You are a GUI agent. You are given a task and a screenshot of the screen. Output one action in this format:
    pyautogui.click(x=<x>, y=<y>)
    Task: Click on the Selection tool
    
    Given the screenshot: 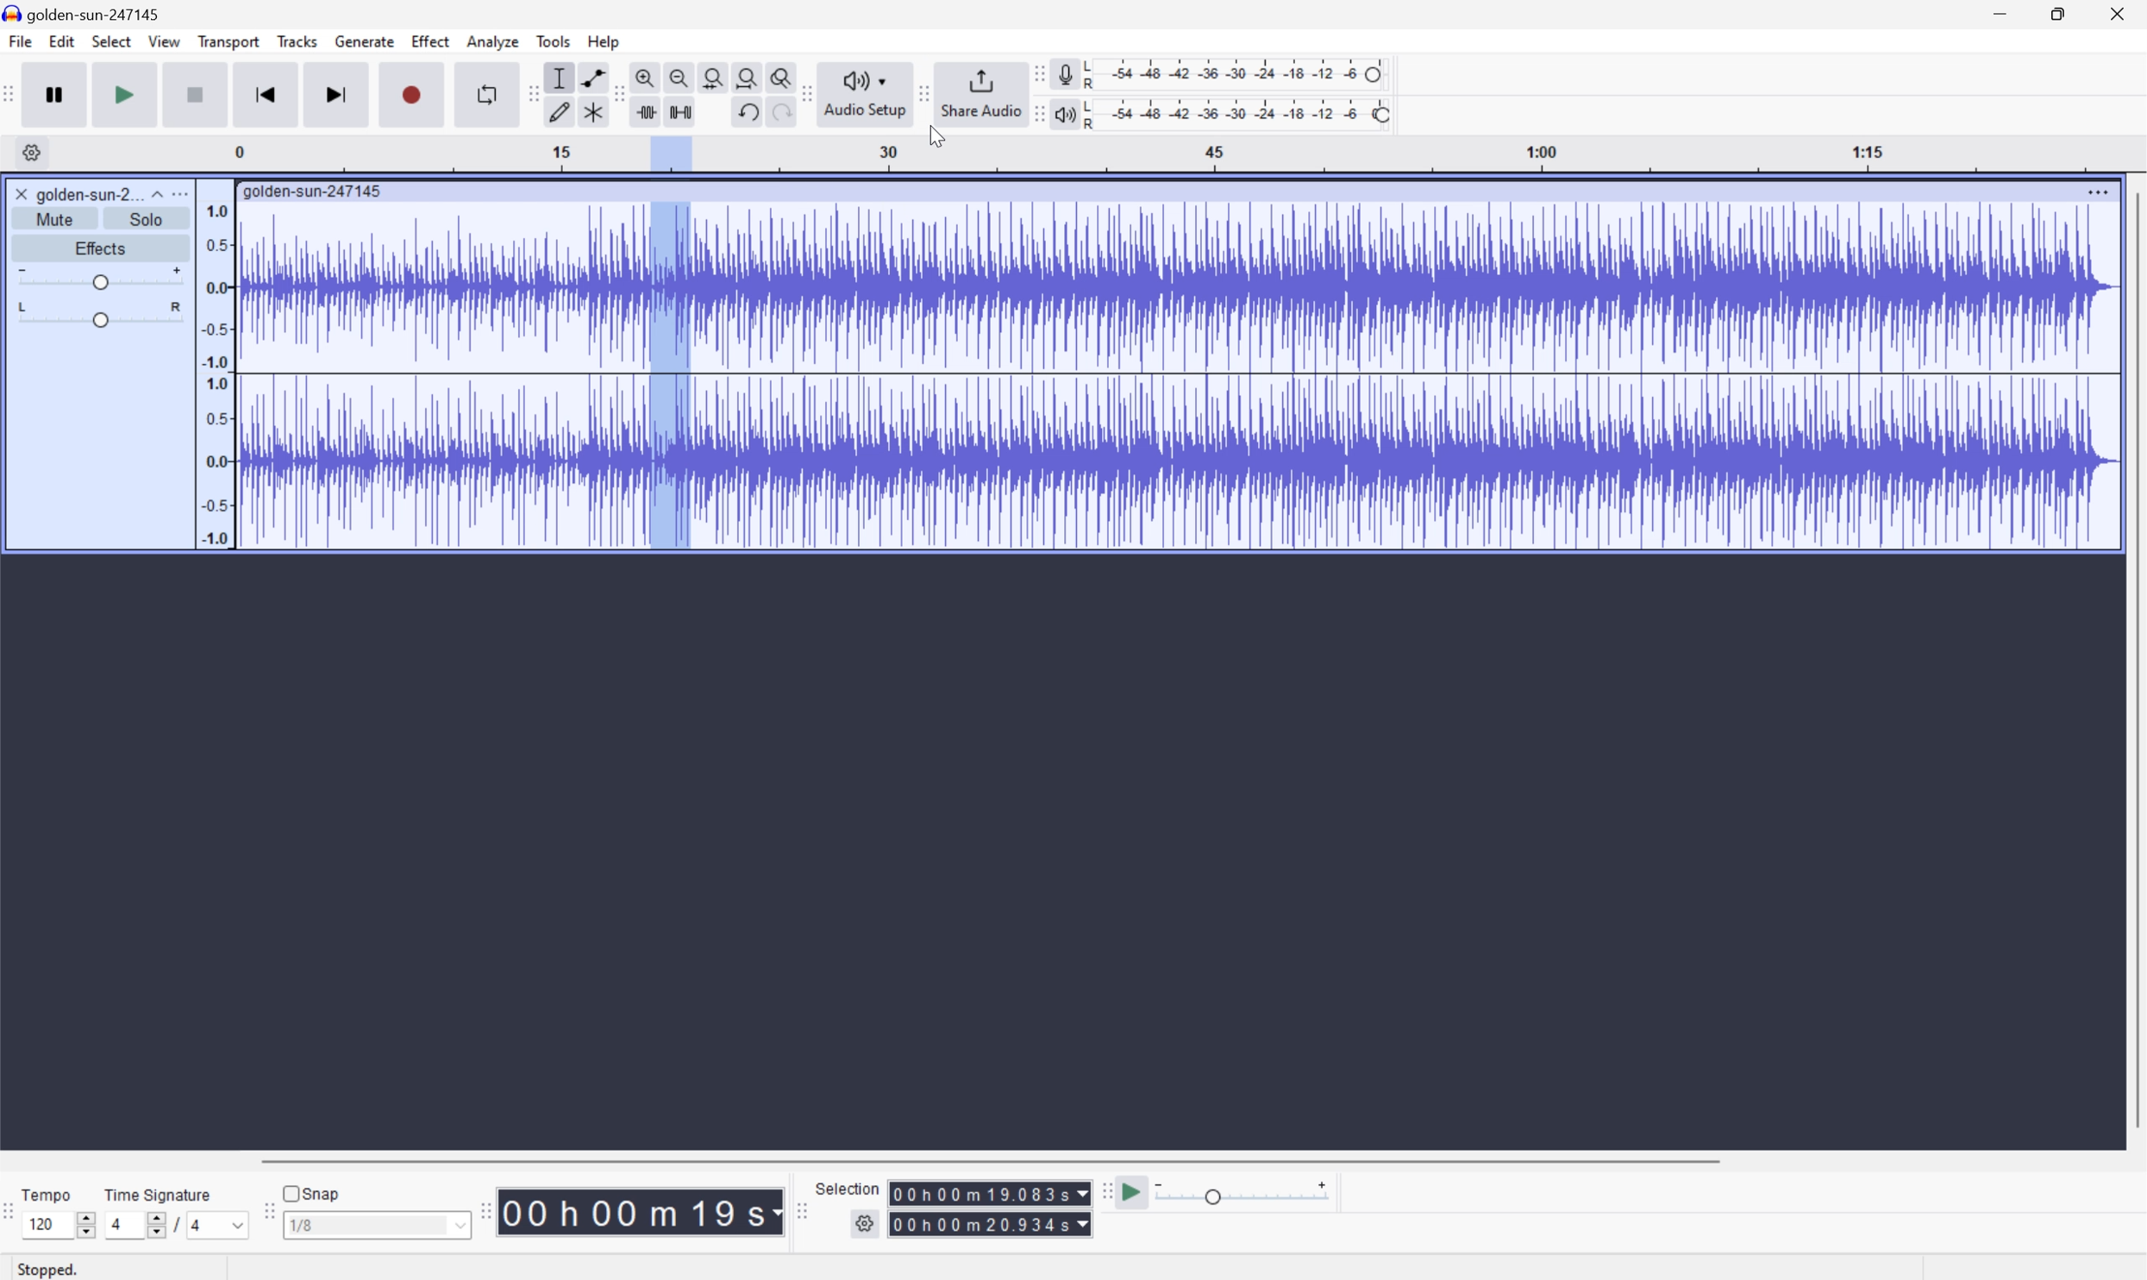 What is the action you would take?
    pyautogui.click(x=557, y=78)
    